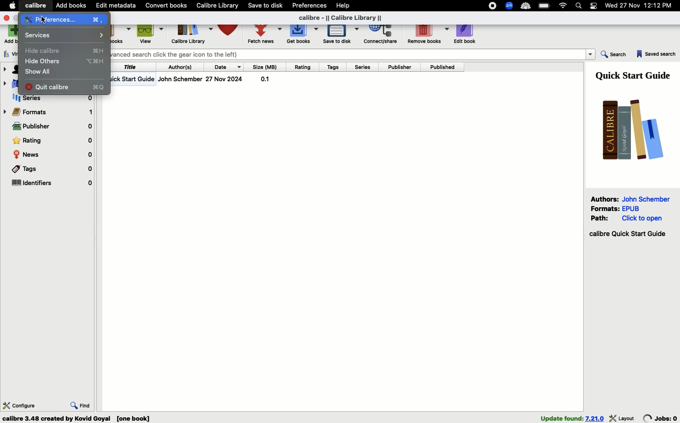 The image size is (680, 423). Describe the element at coordinates (181, 79) in the screenshot. I see `Author ` at that location.